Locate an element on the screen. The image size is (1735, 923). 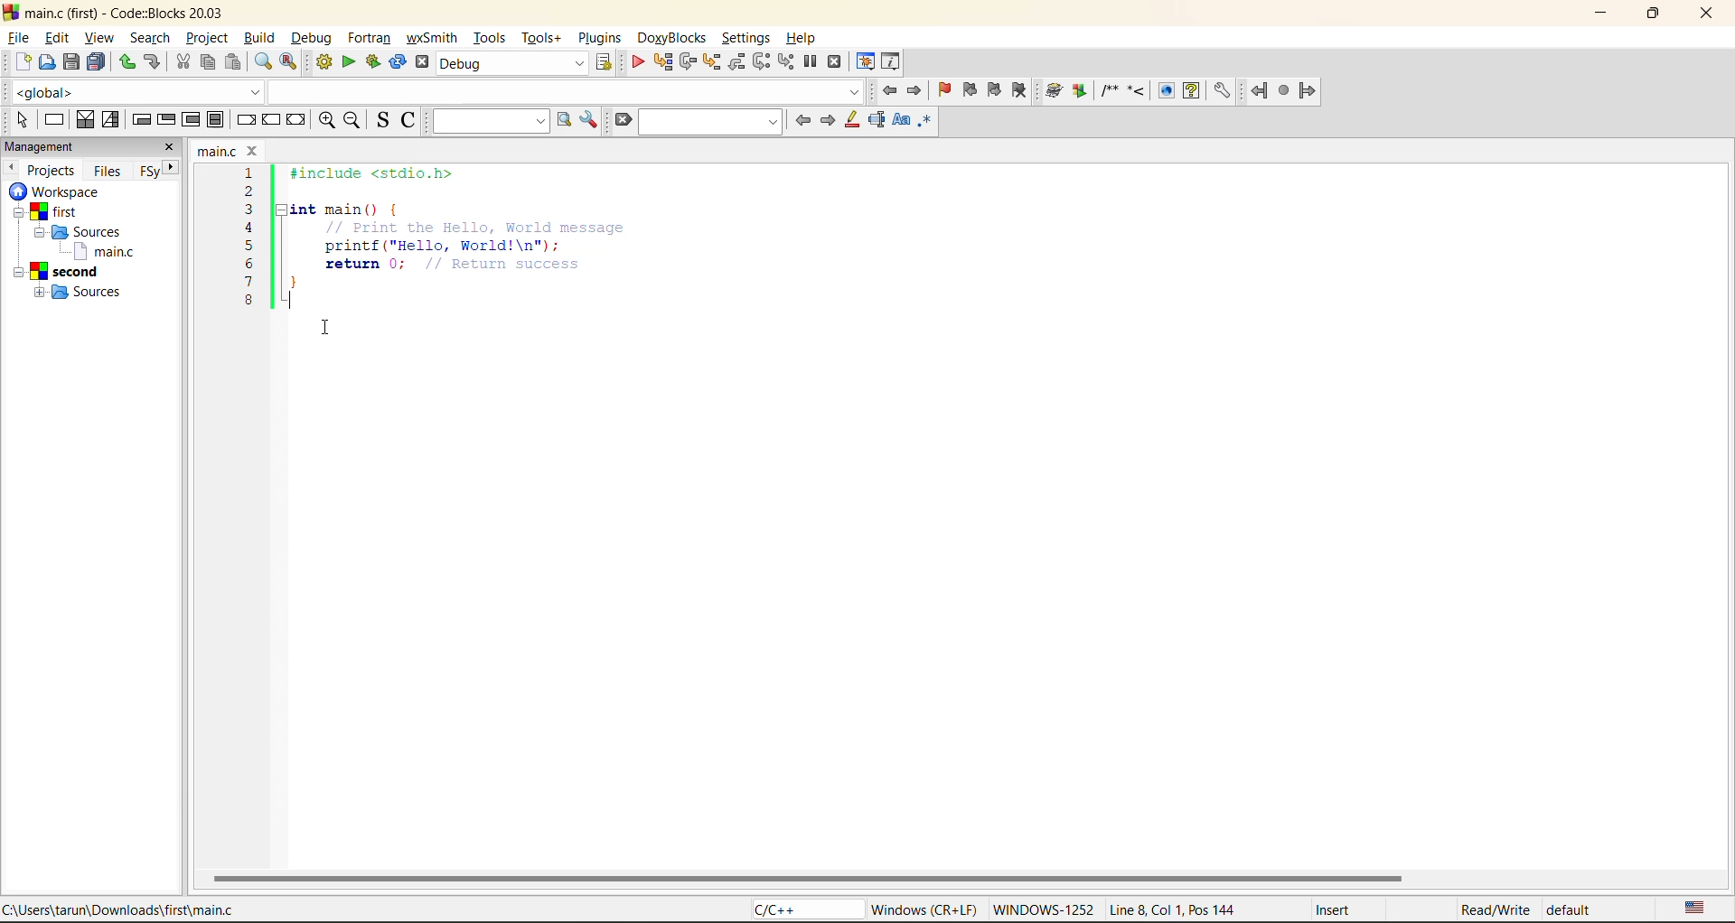
jump back is located at coordinates (887, 89).